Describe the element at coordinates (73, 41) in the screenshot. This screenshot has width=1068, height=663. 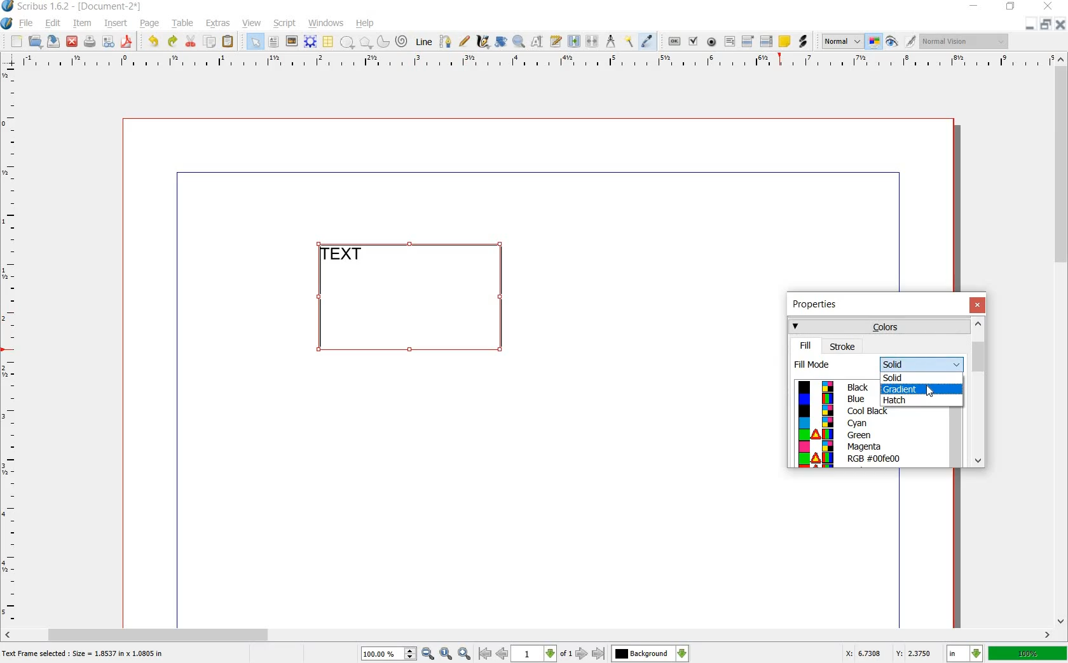
I see `close` at that location.